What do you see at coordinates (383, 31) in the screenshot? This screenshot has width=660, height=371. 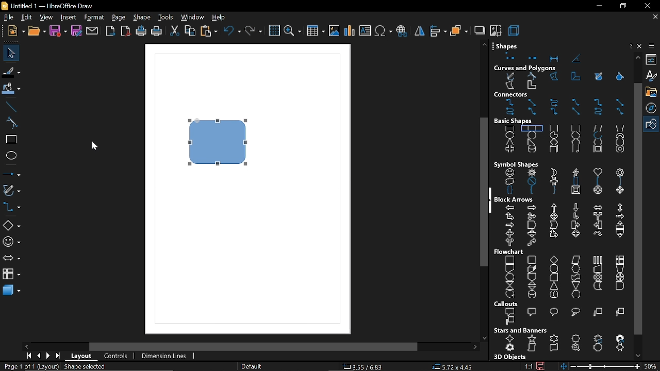 I see `insert symbol` at bounding box center [383, 31].